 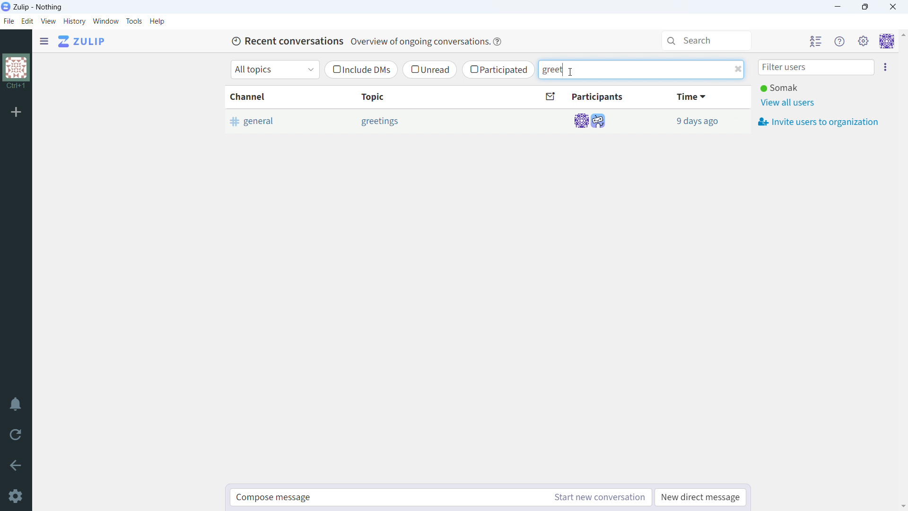 What do you see at coordinates (778, 88) in the screenshot?
I see `Somak` at bounding box center [778, 88].